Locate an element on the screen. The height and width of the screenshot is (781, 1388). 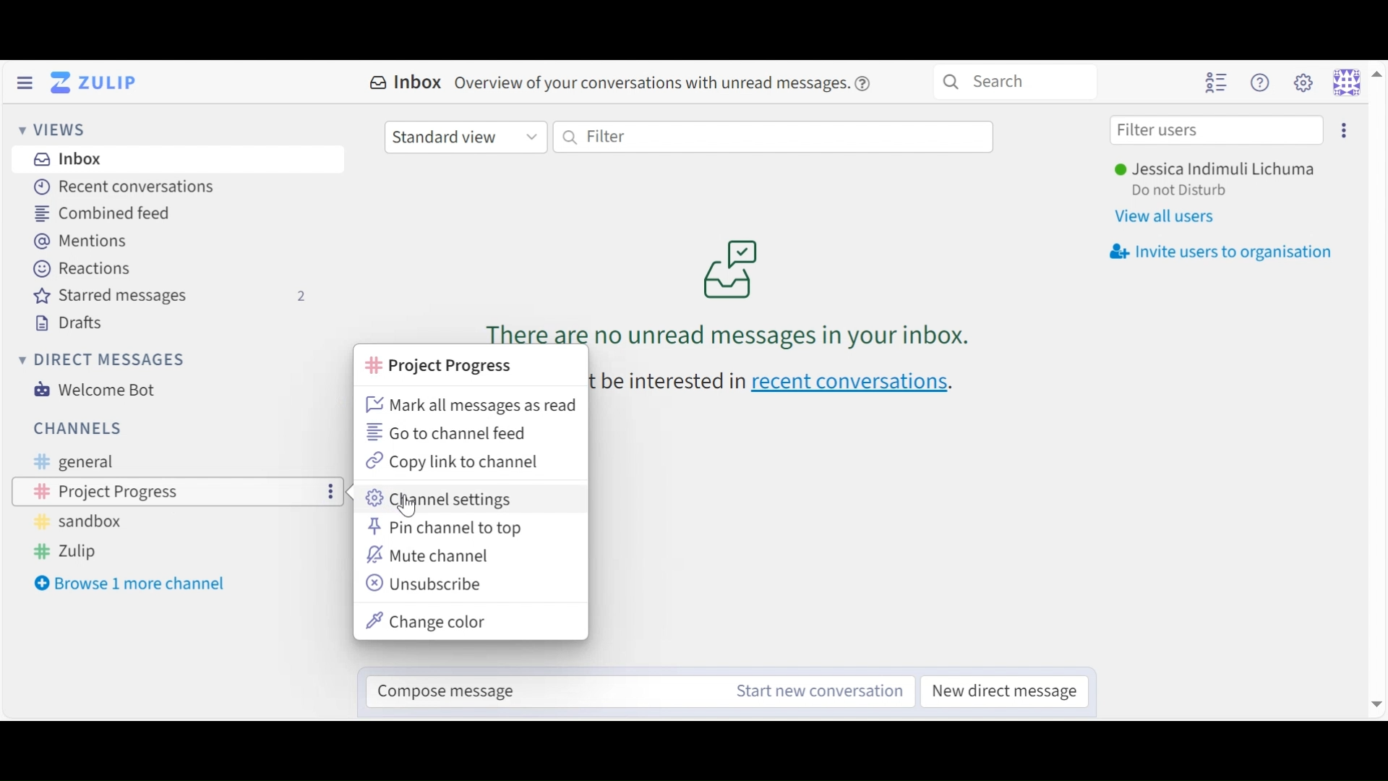
Start new conversation is located at coordinates (823, 690).